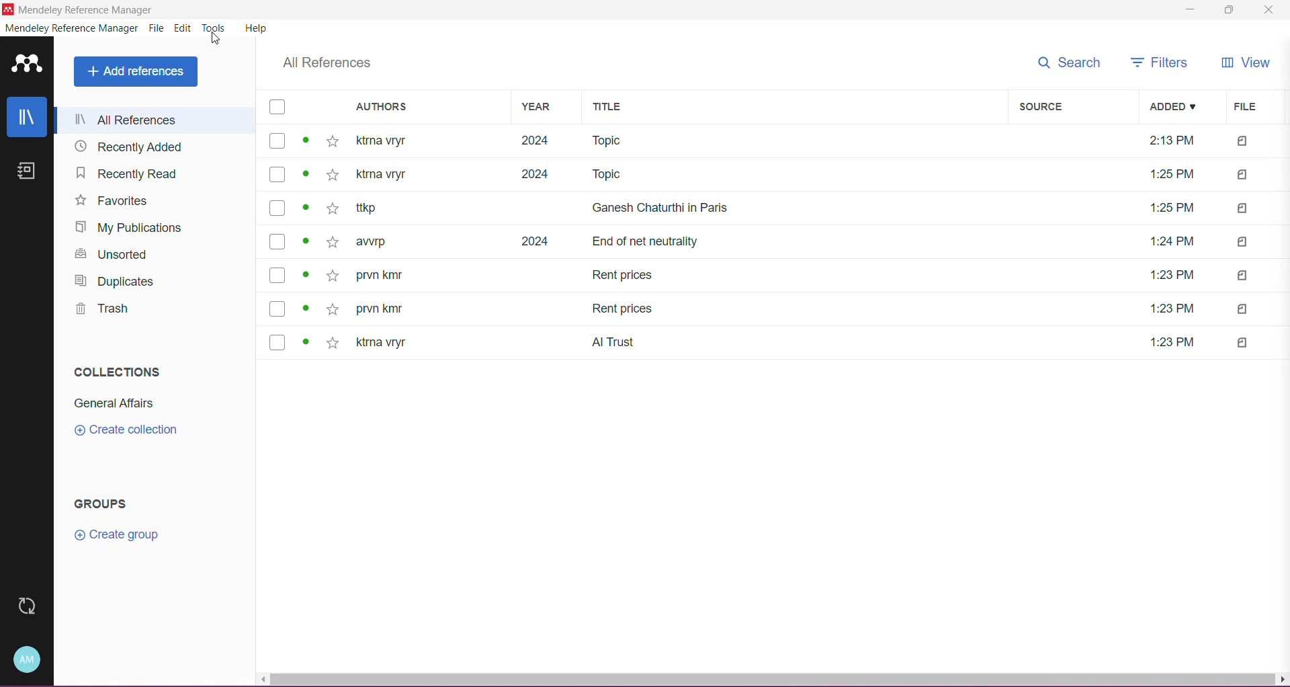 This screenshot has width=1290, height=687. Describe the element at coordinates (333, 144) in the screenshot. I see `Click to add references to Favorites` at that location.